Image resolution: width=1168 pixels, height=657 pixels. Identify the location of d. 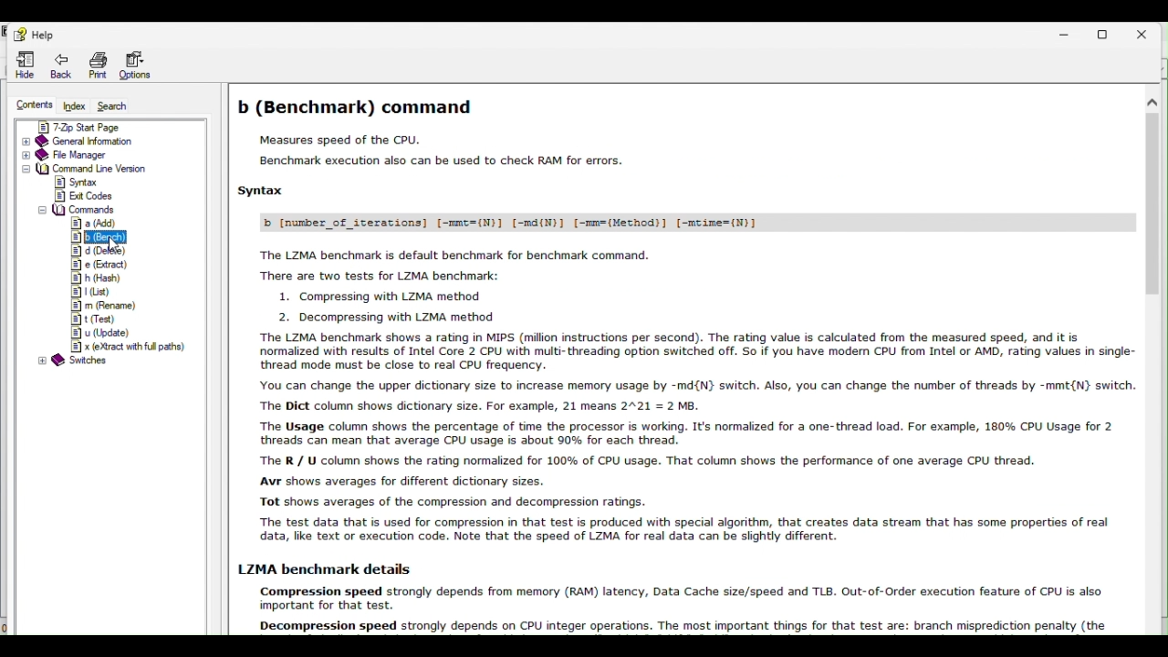
(98, 252).